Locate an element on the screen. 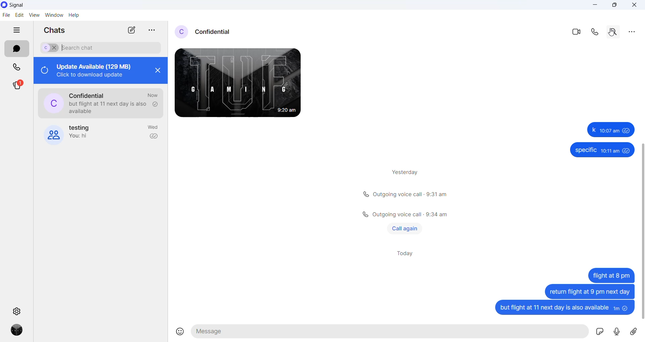 The width and height of the screenshot is (645, 342). calls is located at coordinates (15, 67).